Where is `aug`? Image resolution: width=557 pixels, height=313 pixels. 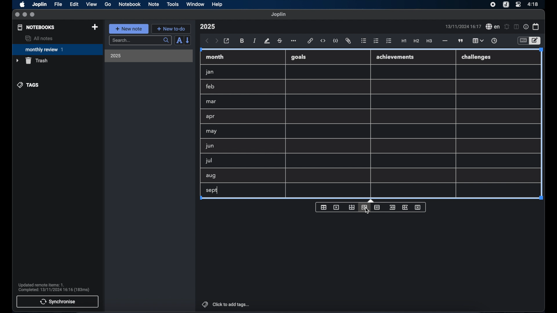
aug is located at coordinates (211, 176).